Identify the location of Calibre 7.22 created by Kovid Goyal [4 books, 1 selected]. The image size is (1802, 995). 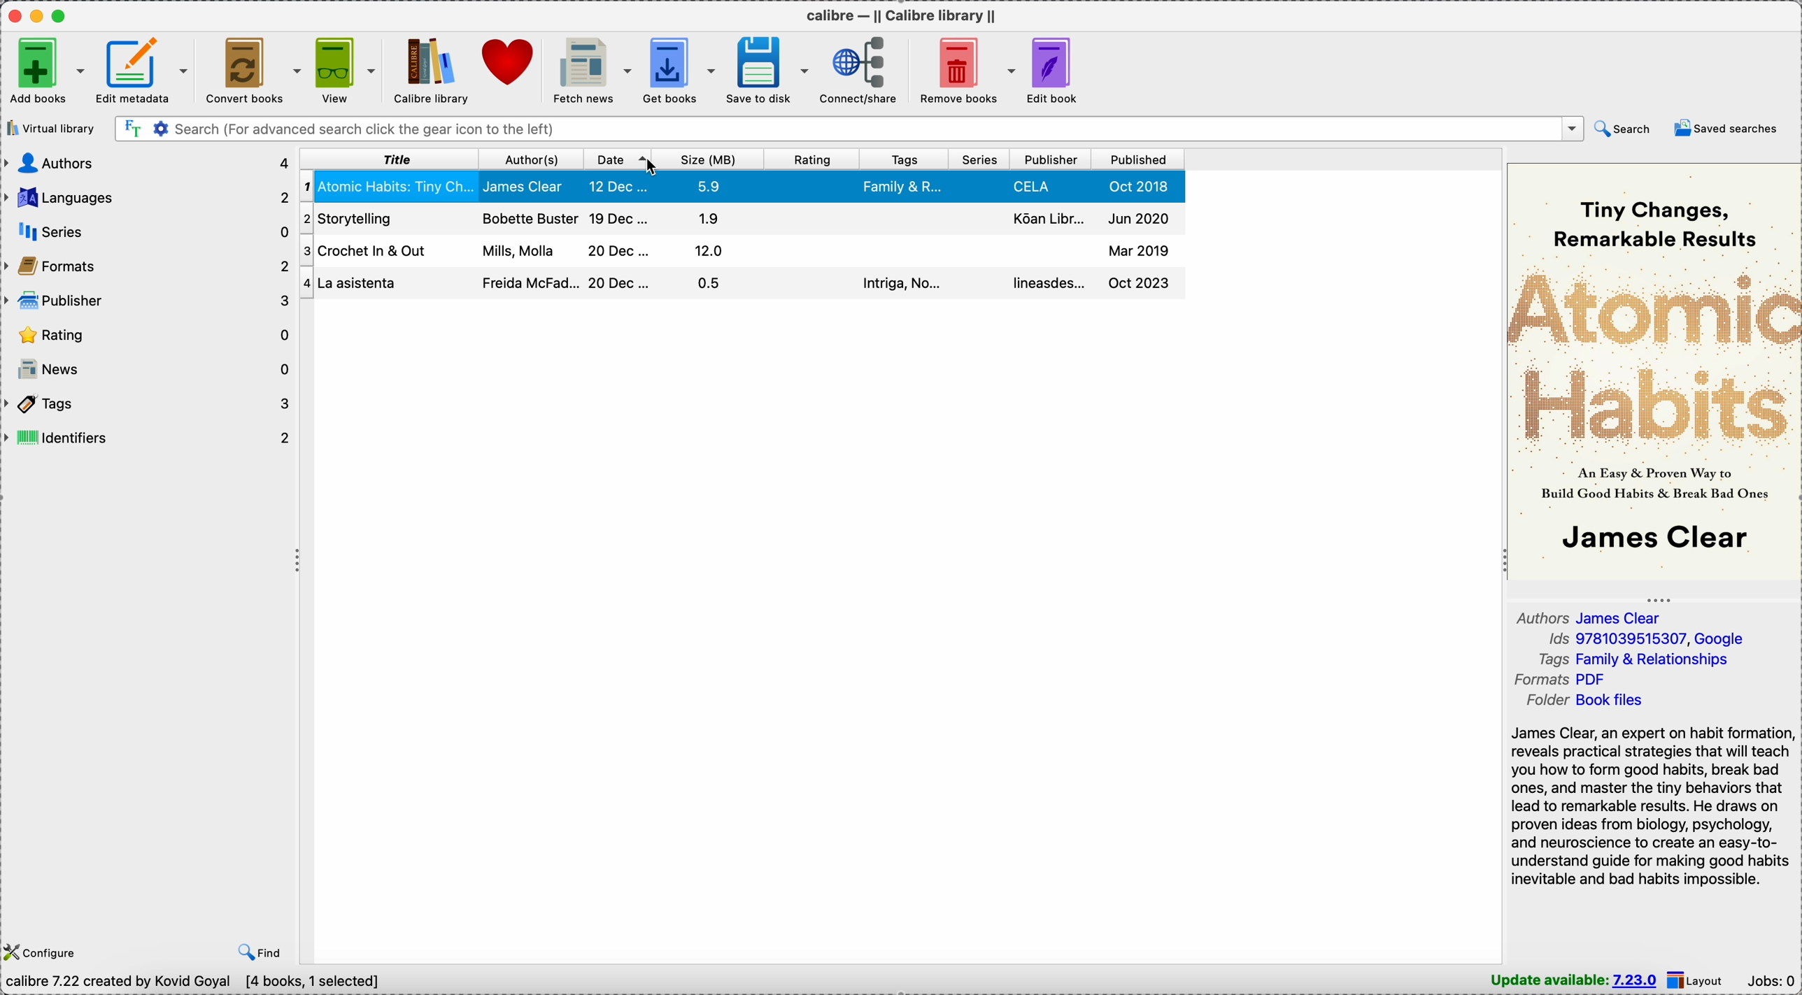
(198, 982).